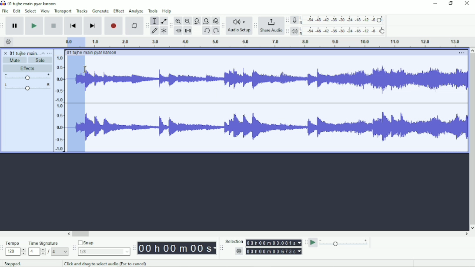 The image size is (475, 267). Describe the element at coordinates (34, 26) in the screenshot. I see `Play` at that location.